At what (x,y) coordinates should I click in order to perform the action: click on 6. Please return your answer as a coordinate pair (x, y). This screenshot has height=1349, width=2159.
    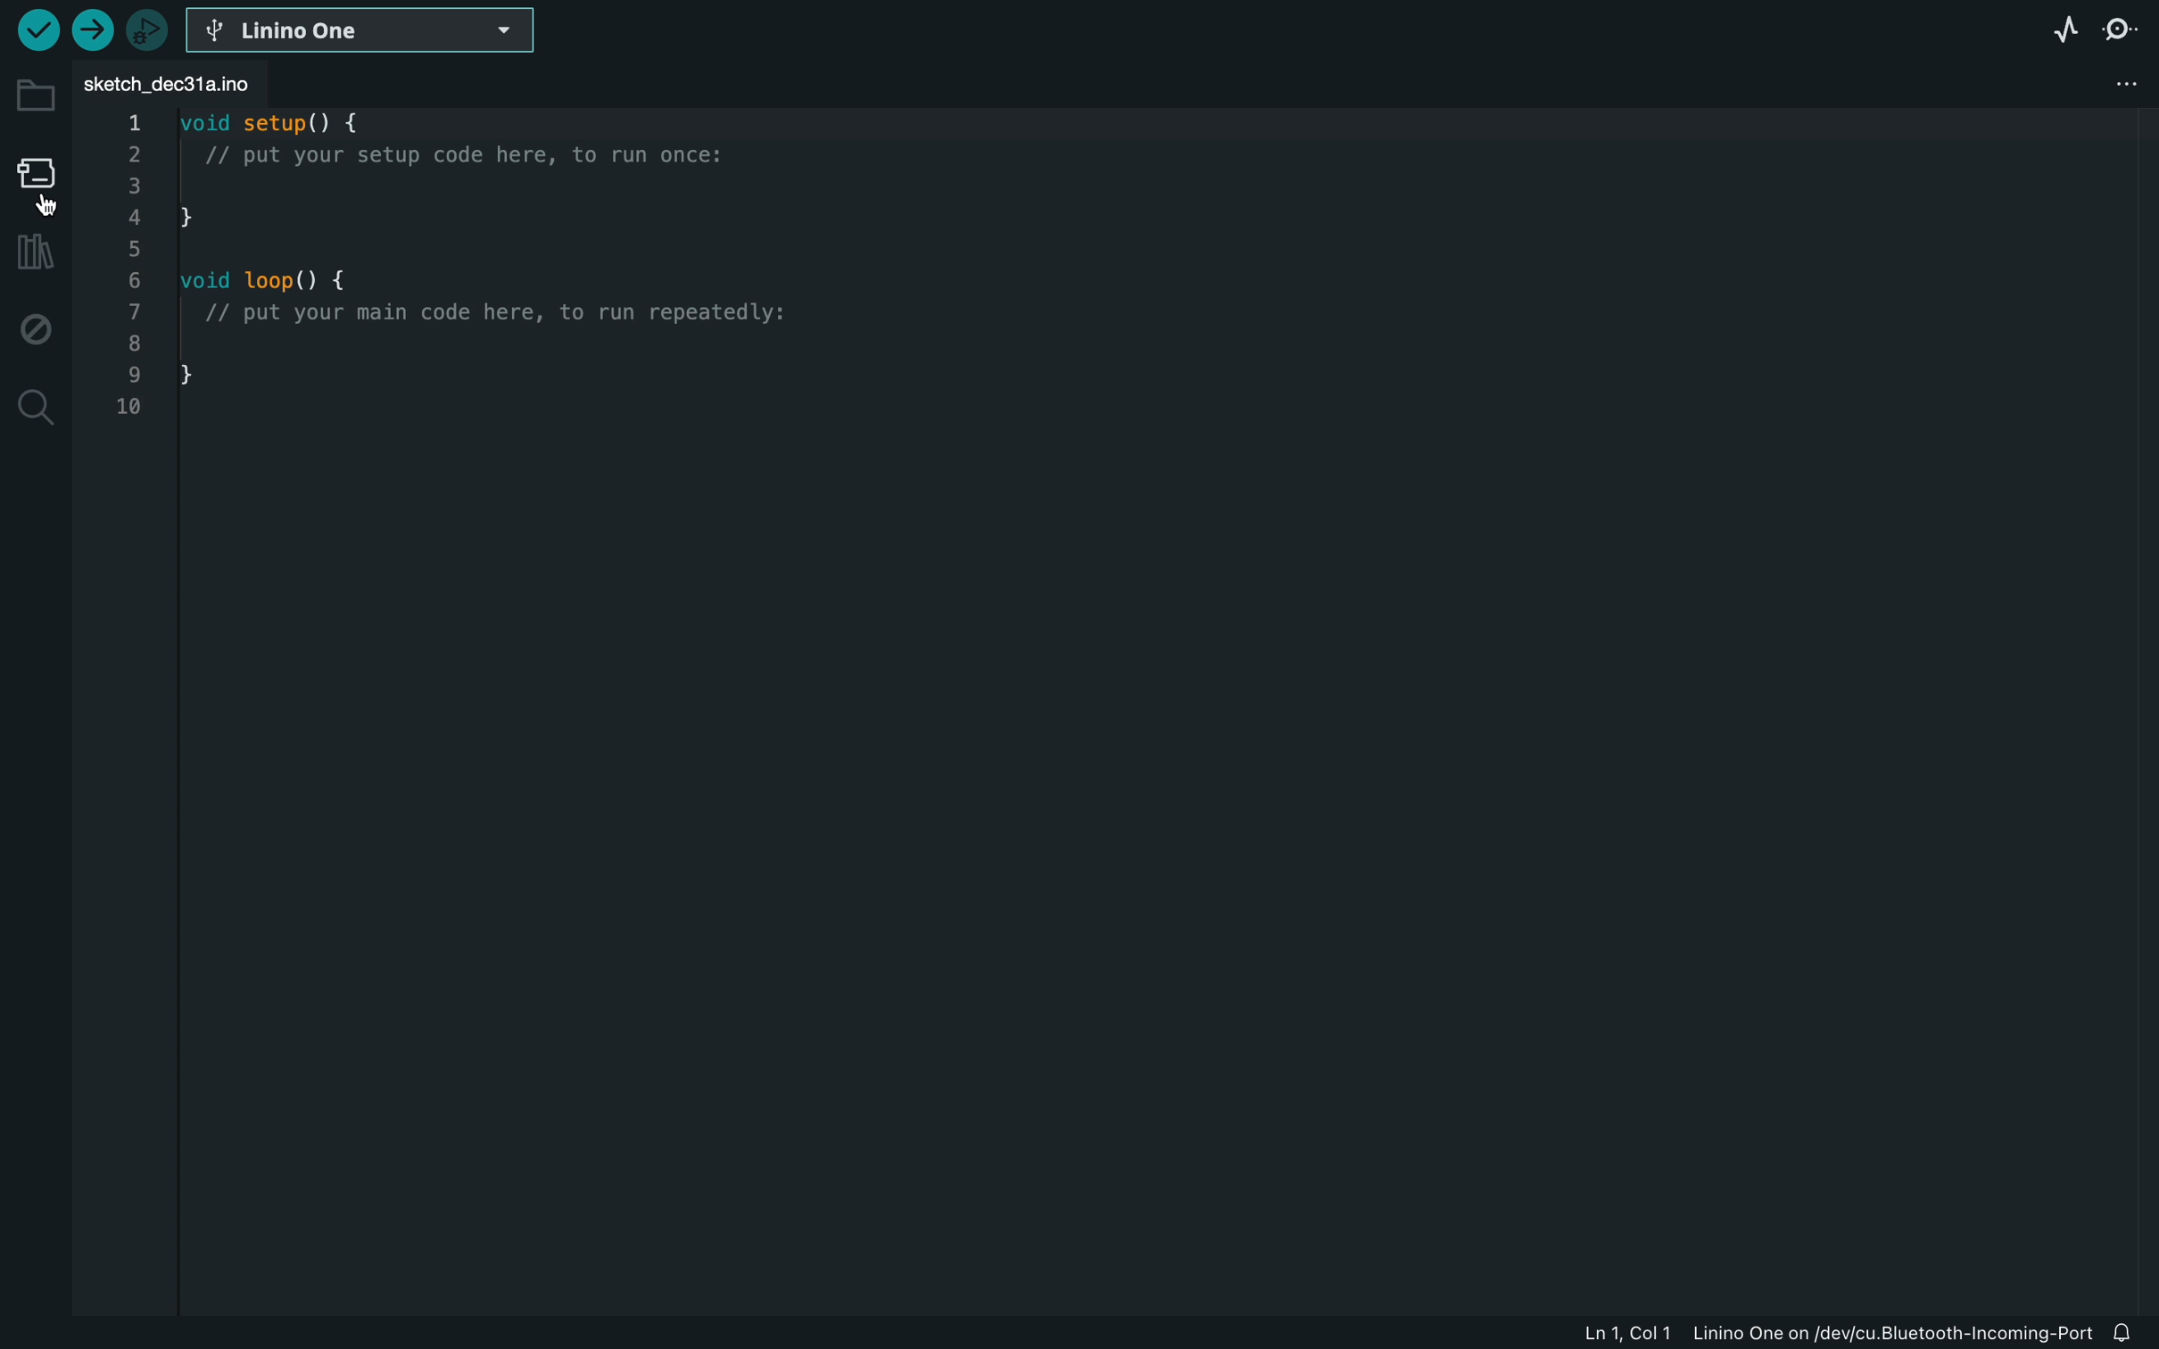
    Looking at the image, I should click on (132, 278).